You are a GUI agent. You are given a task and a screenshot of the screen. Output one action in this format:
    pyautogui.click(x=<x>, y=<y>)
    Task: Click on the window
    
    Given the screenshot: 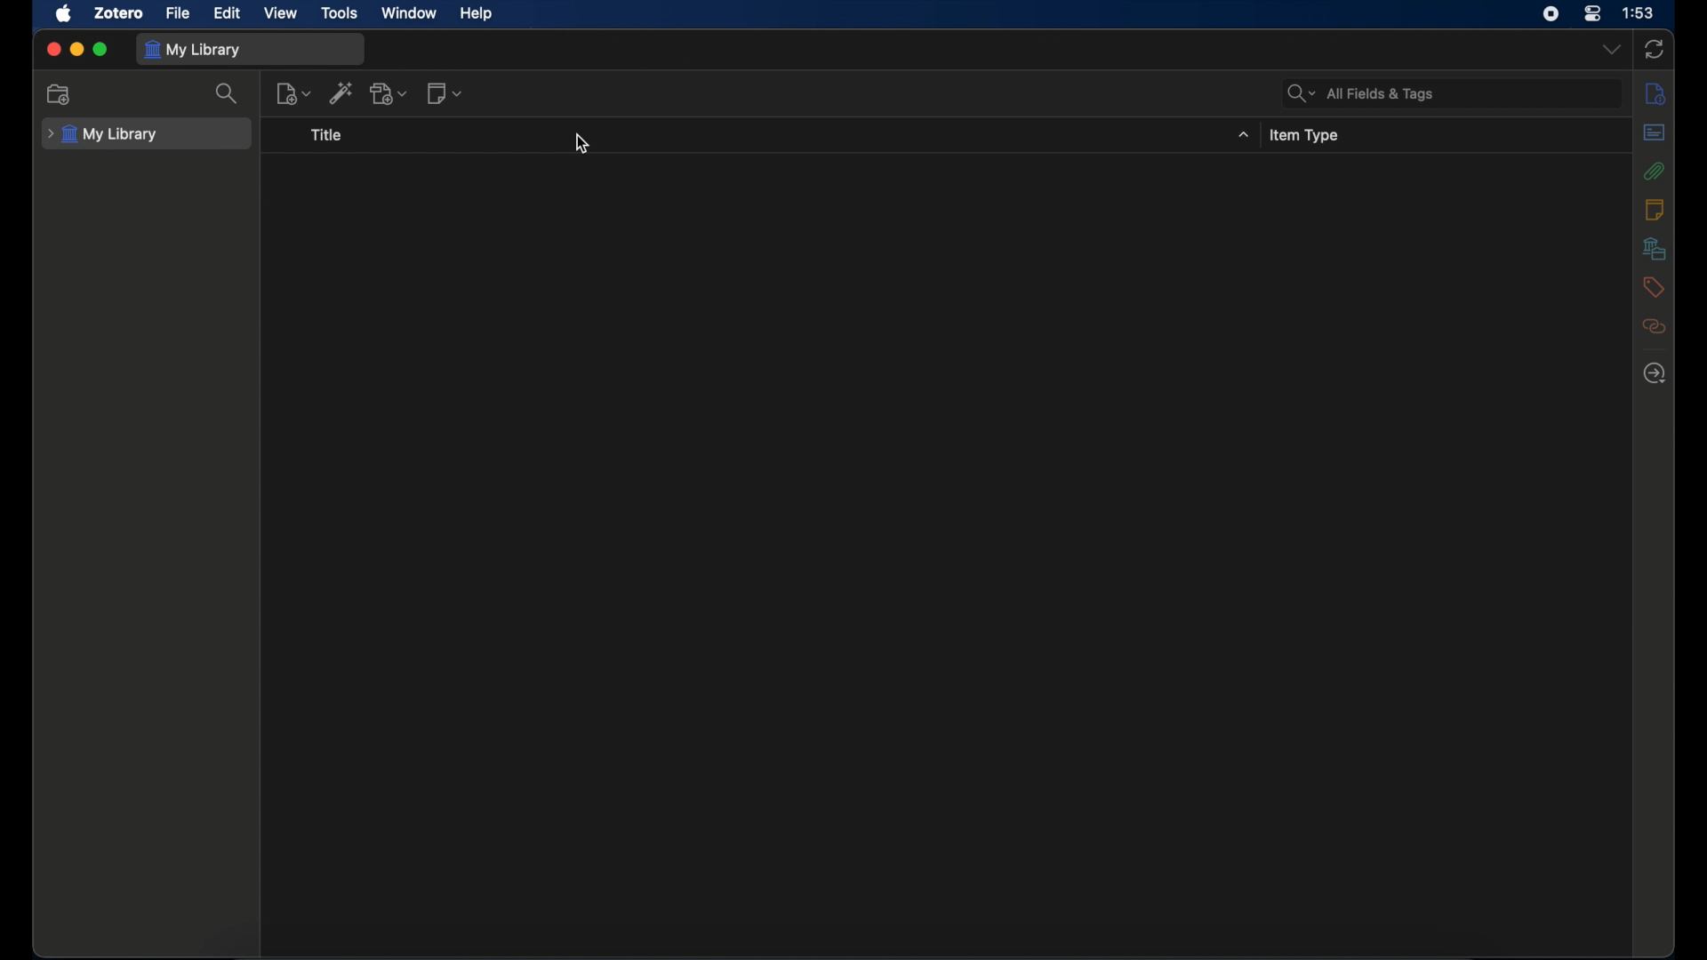 What is the action you would take?
    pyautogui.click(x=407, y=12)
    